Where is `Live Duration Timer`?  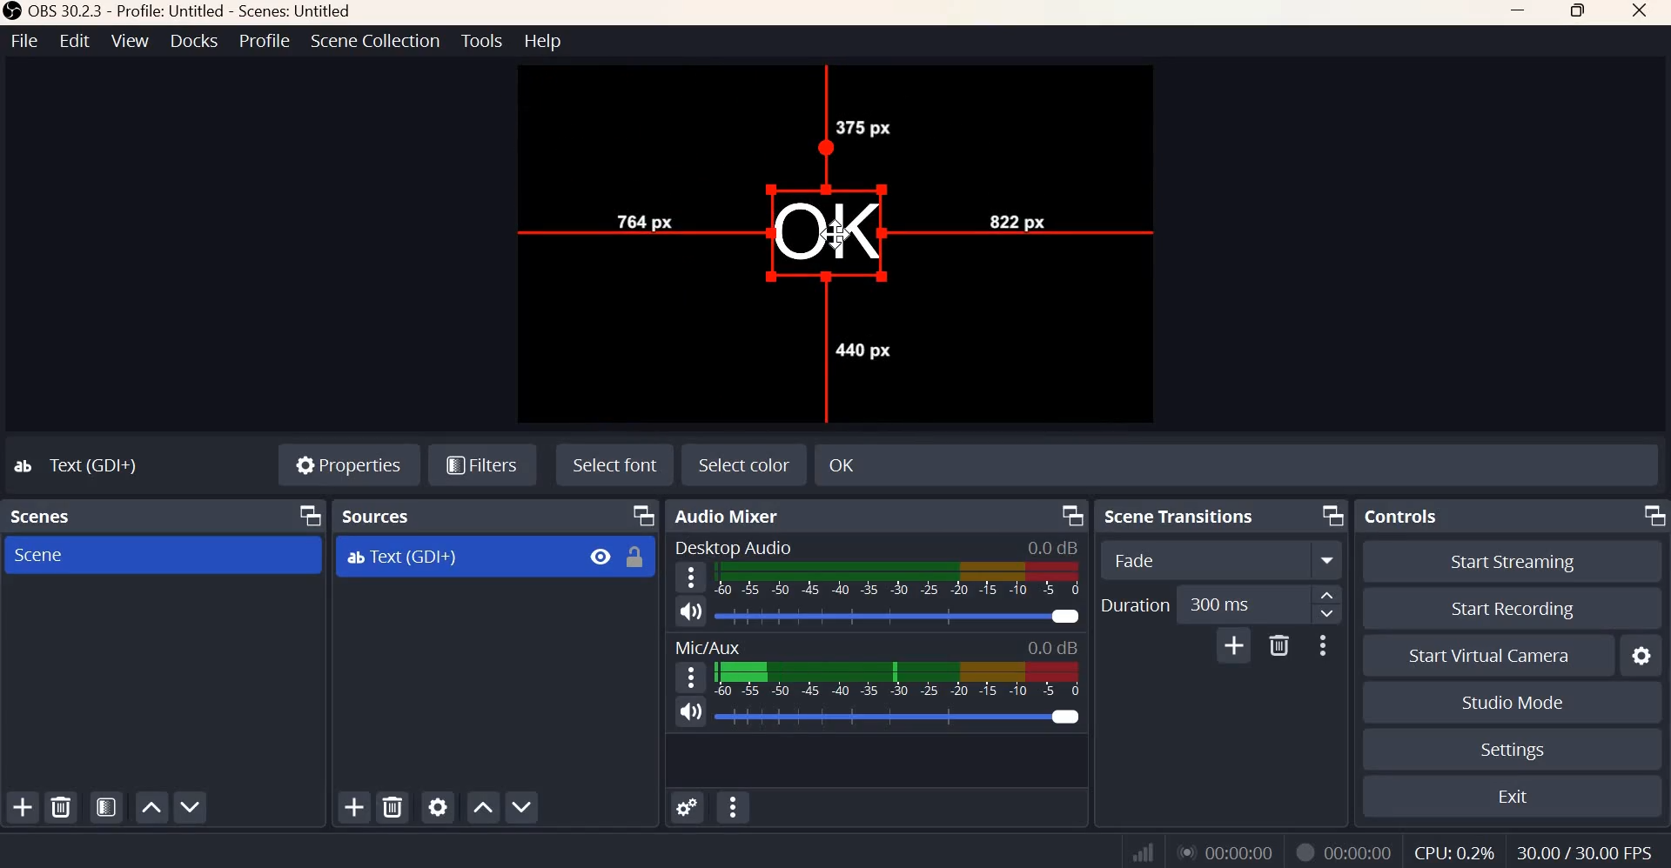 Live Duration Timer is located at coordinates (1226, 851).